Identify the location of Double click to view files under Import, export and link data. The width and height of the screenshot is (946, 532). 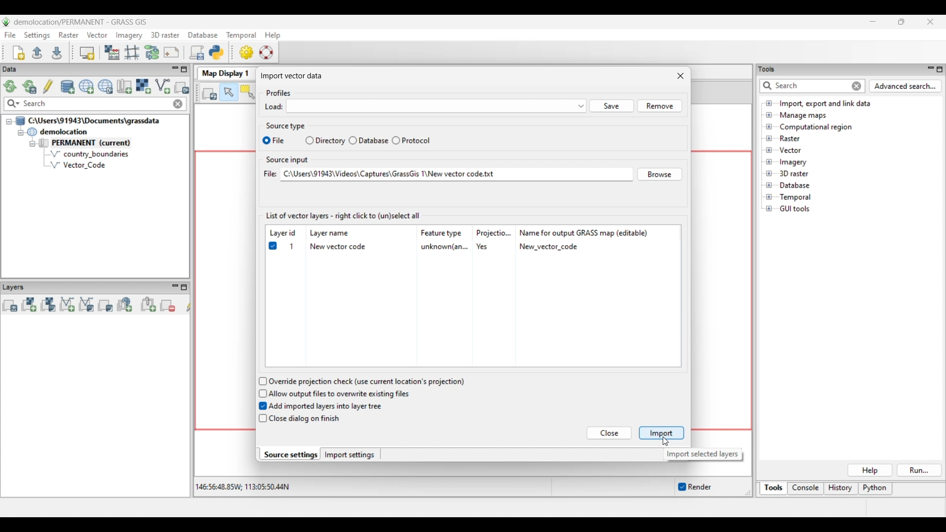
(825, 104).